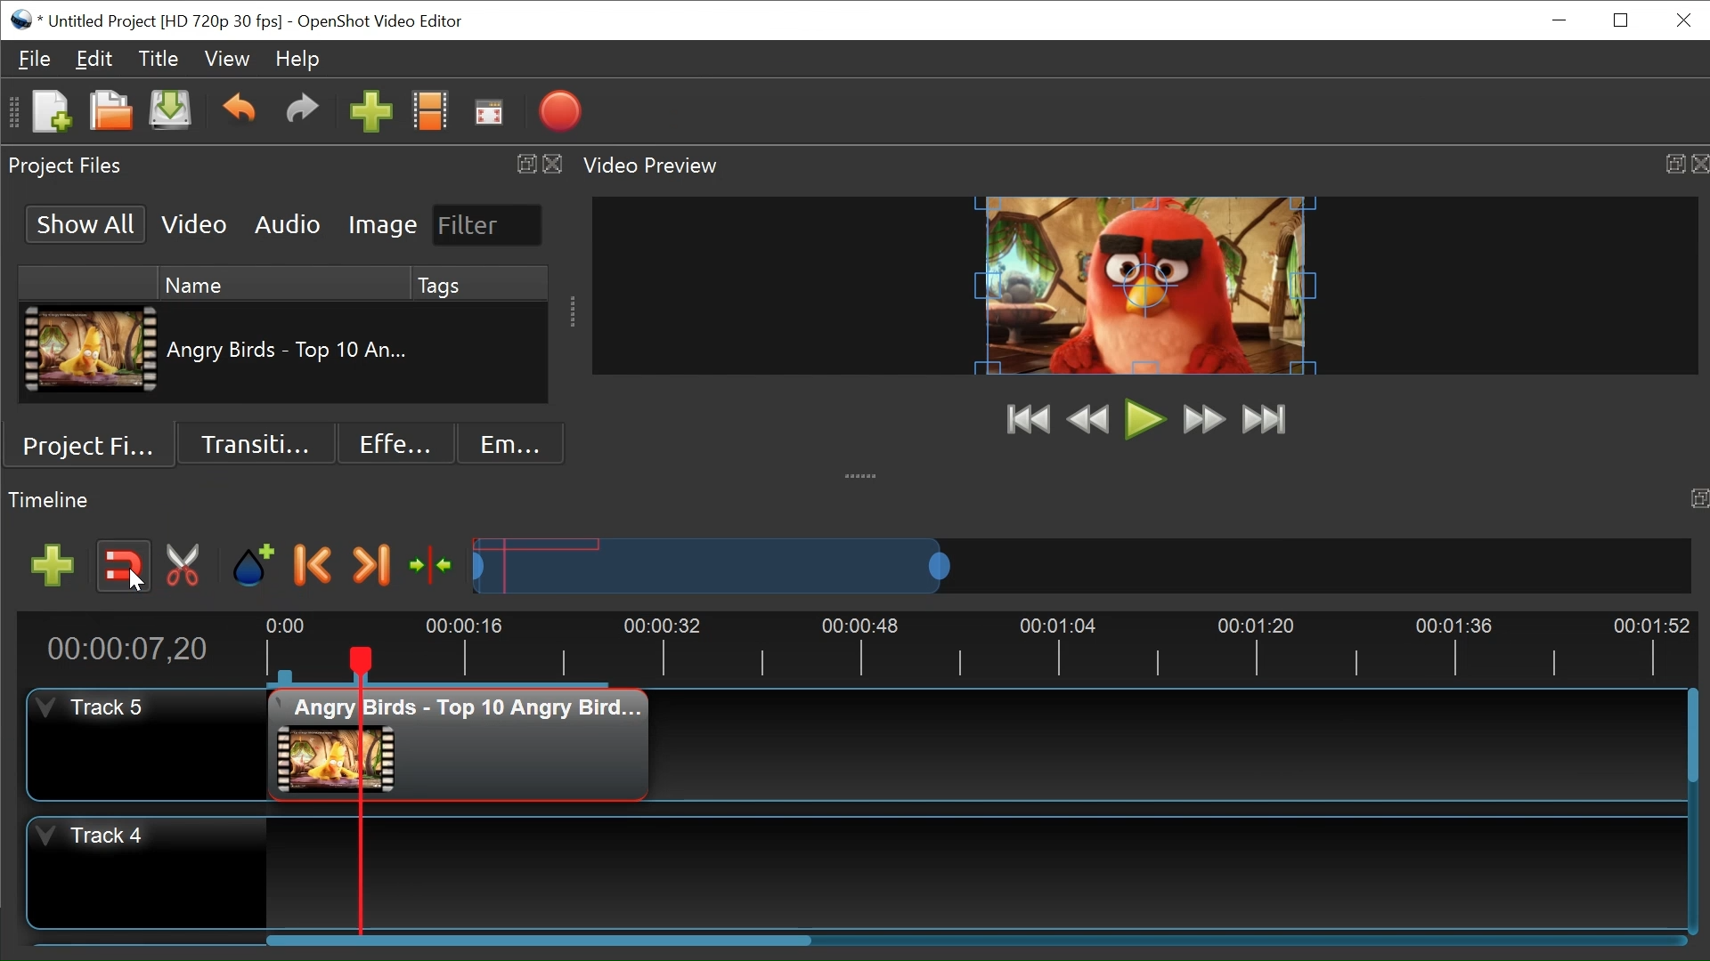  Describe the element at coordinates (1684, 20) in the screenshot. I see `Close` at that location.